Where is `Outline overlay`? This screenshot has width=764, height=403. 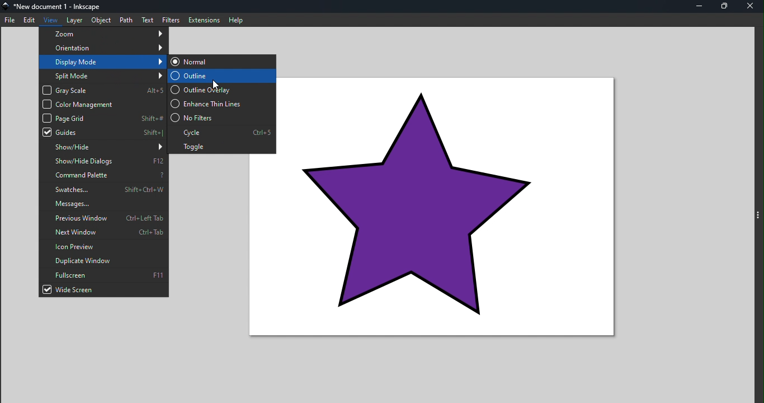 Outline overlay is located at coordinates (219, 90).